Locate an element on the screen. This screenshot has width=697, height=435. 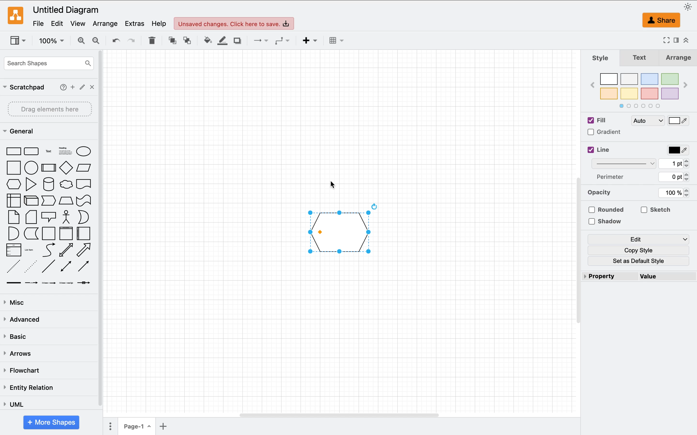
link is located at coordinates (12, 283).